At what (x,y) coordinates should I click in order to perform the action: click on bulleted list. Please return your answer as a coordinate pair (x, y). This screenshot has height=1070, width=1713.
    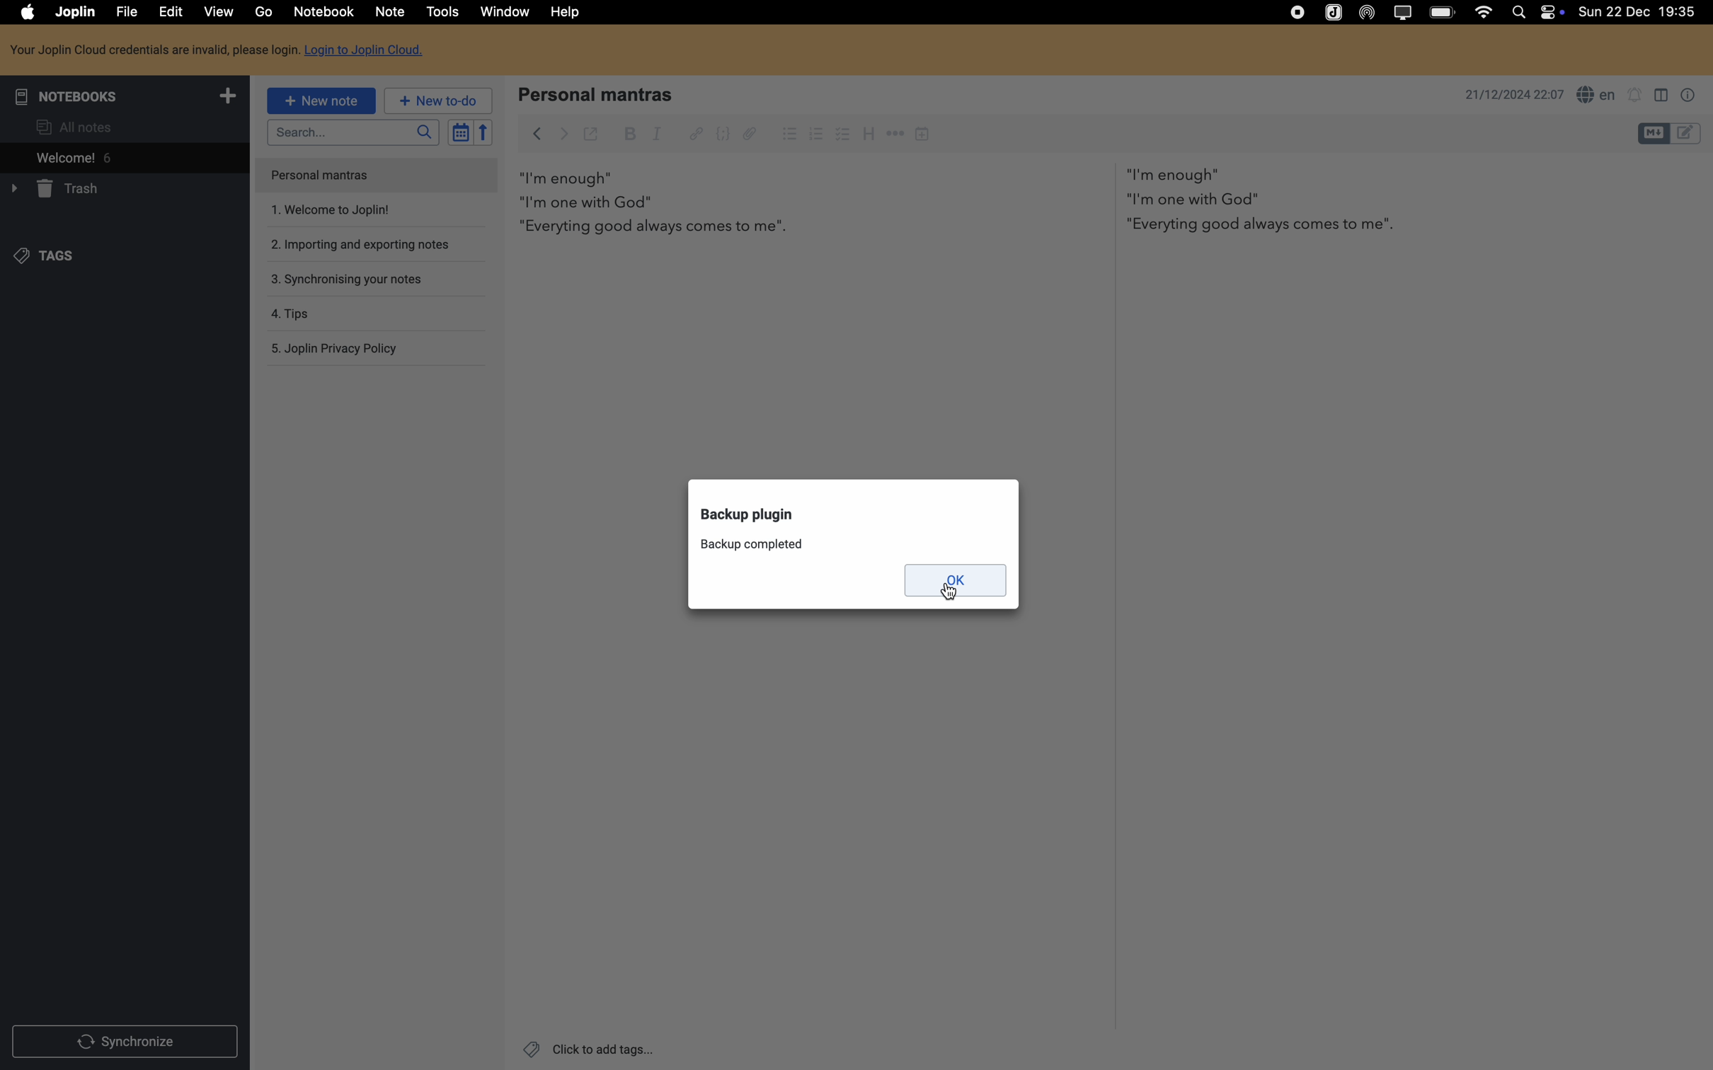
    Looking at the image, I should click on (789, 134).